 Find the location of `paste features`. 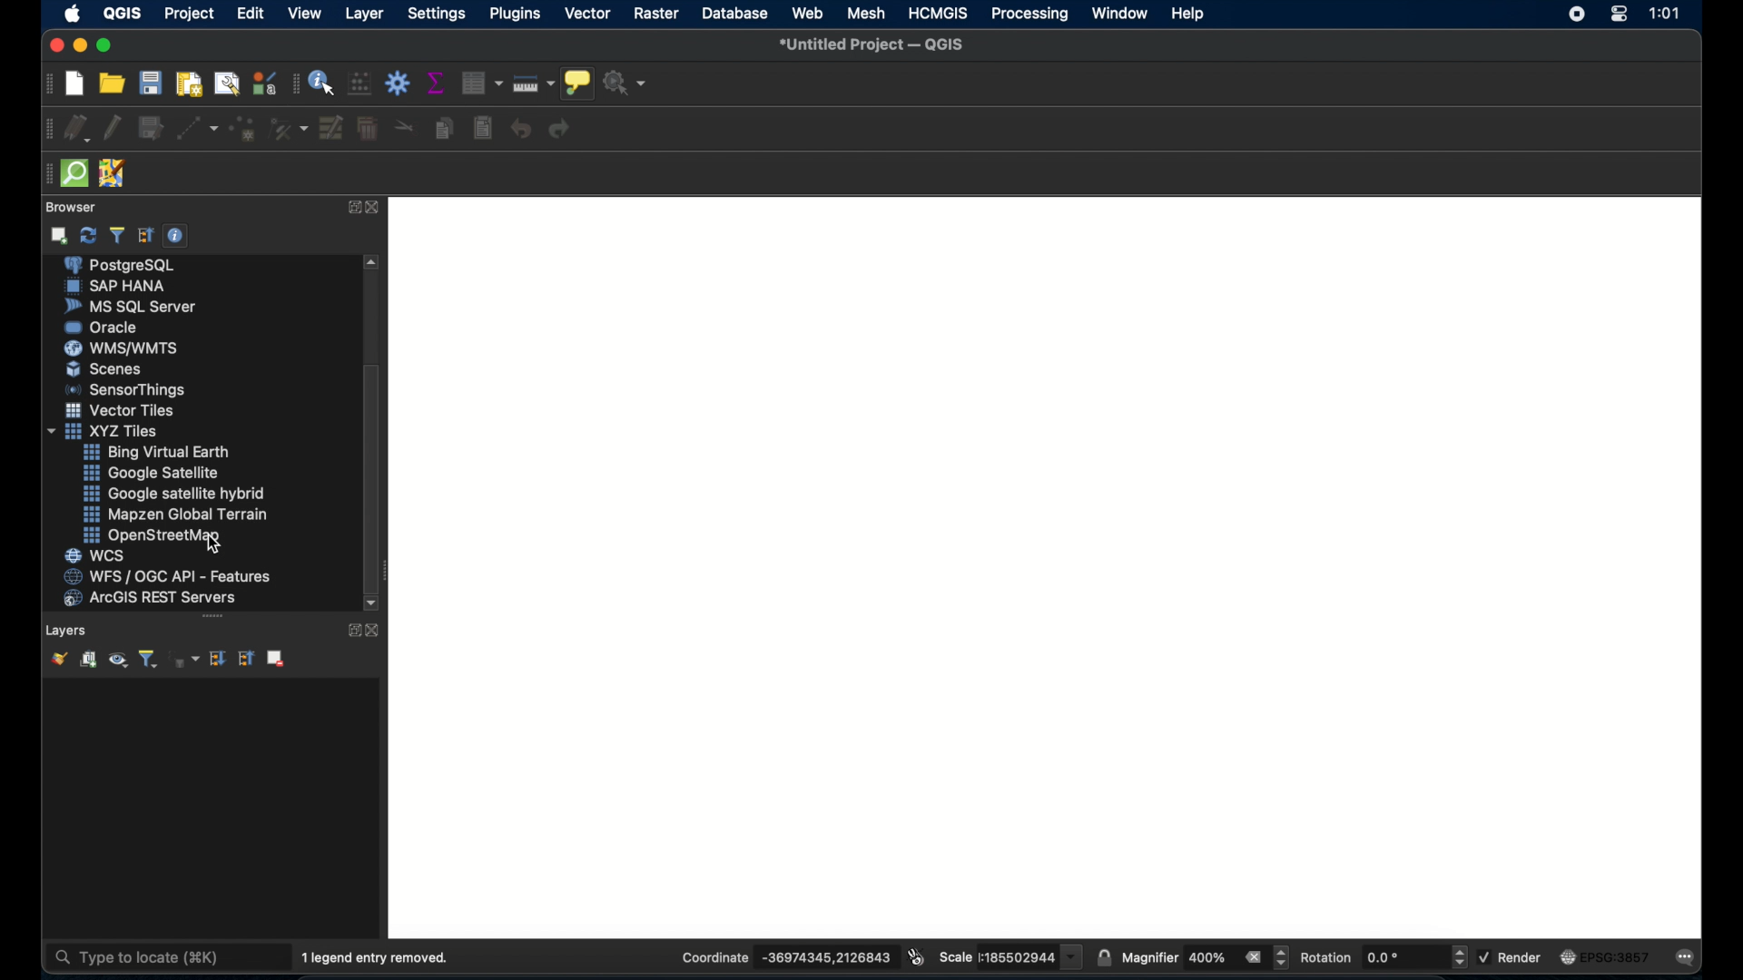

paste features is located at coordinates (482, 129).